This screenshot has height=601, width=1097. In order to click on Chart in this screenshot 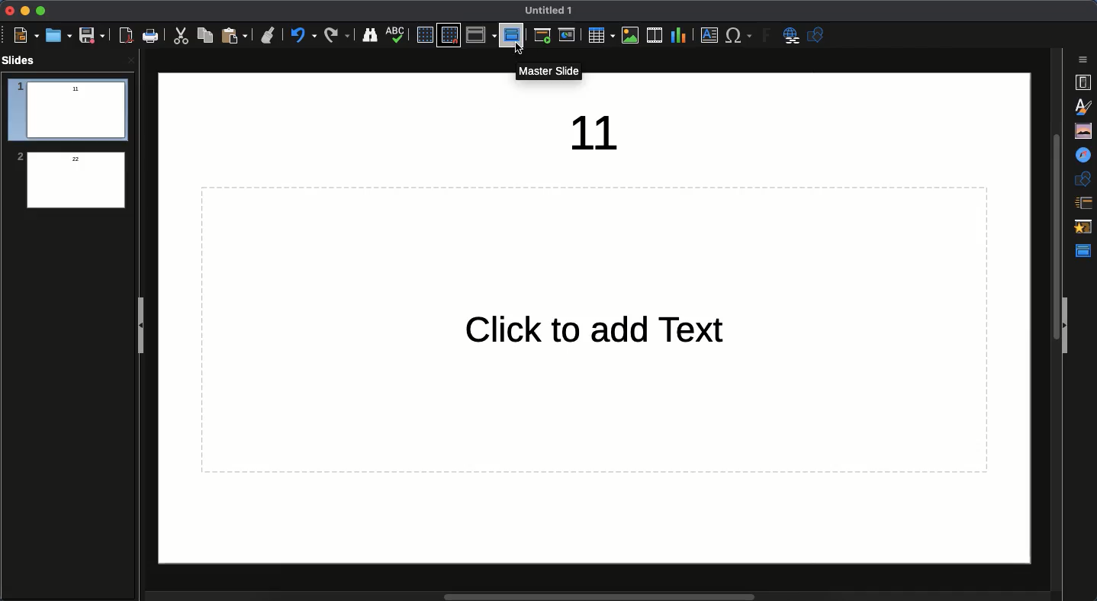, I will do `click(678, 34)`.